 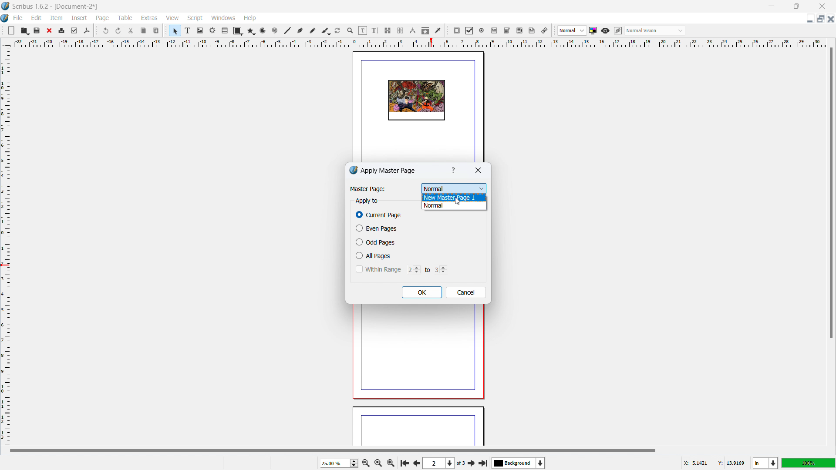 I want to click on page, so click(x=418, y=427).